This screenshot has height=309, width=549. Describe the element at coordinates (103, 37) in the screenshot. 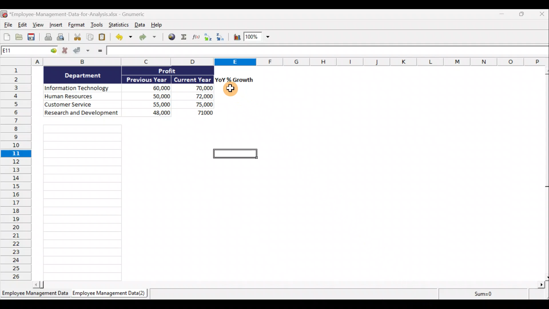

I see `Paste clipboard` at that location.